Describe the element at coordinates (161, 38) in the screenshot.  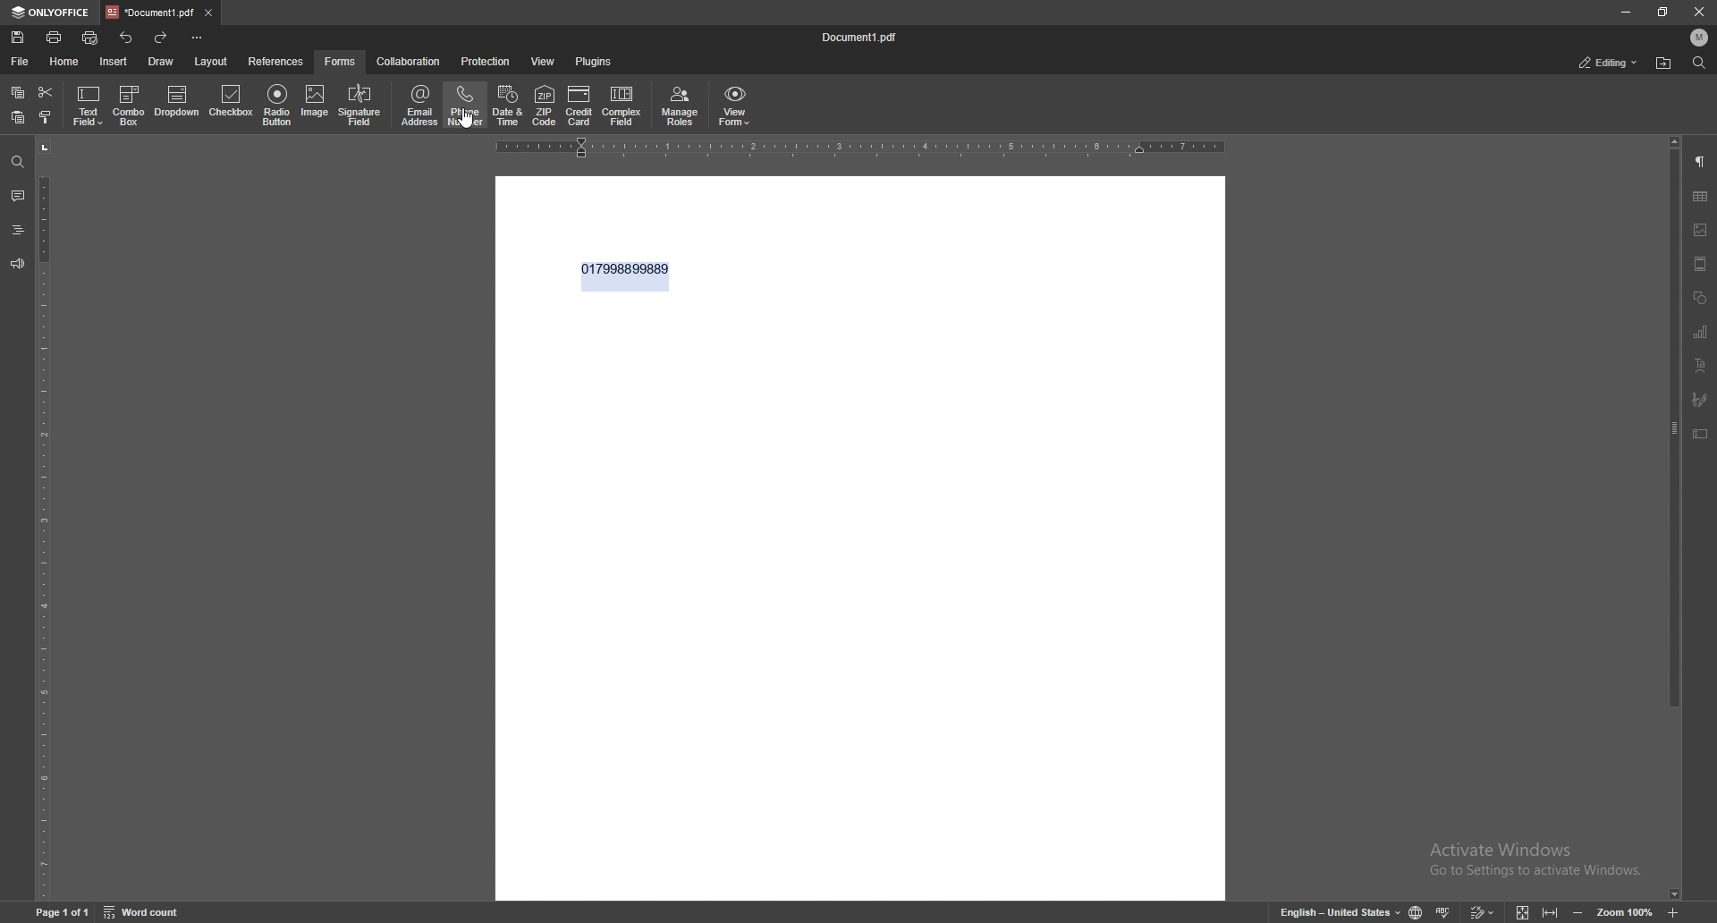
I see `redo` at that location.